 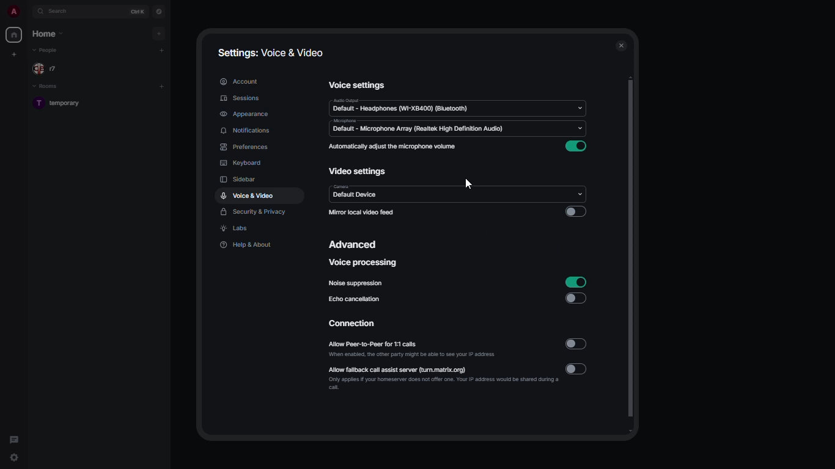 What do you see at coordinates (242, 98) in the screenshot?
I see `sessions` at bounding box center [242, 98].